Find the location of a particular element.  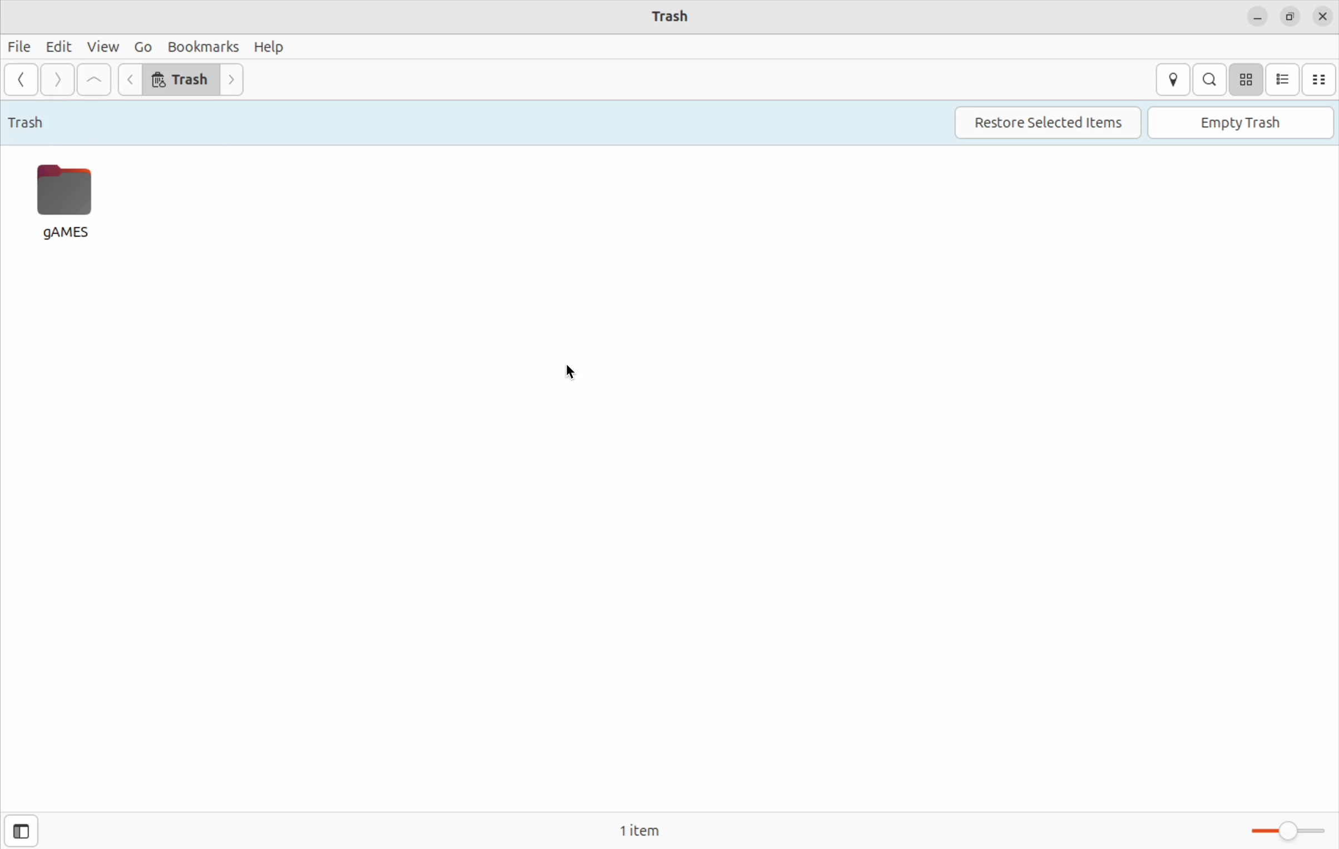

Go forward is located at coordinates (57, 81).